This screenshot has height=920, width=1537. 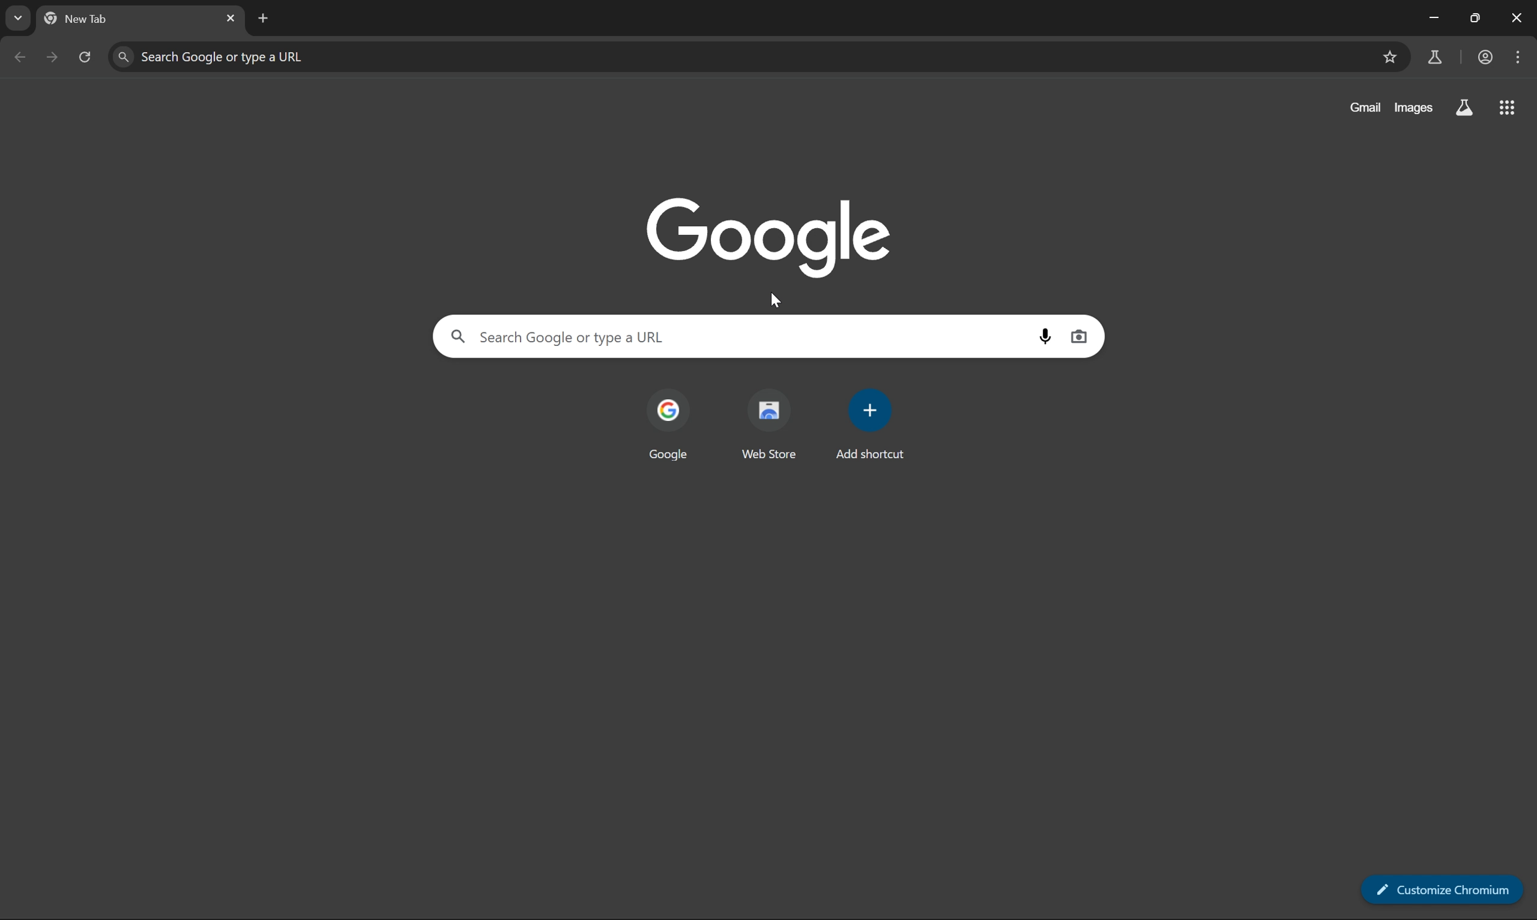 I want to click on drop down, so click(x=20, y=17).